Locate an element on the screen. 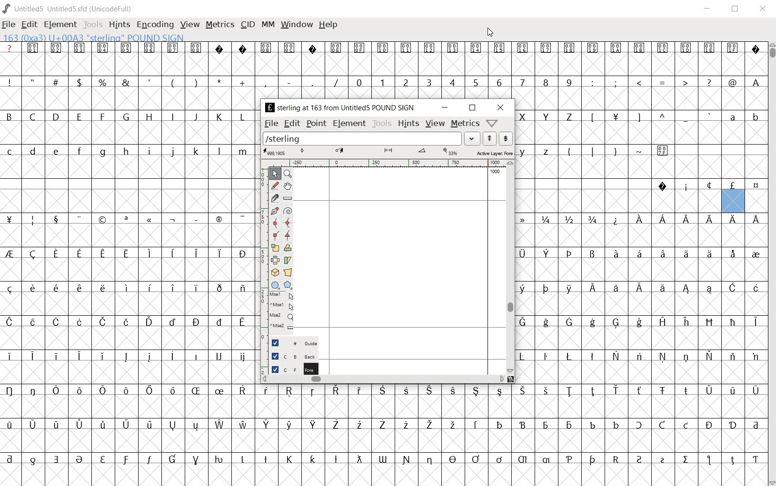  Help/Window is located at coordinates (493, 123).